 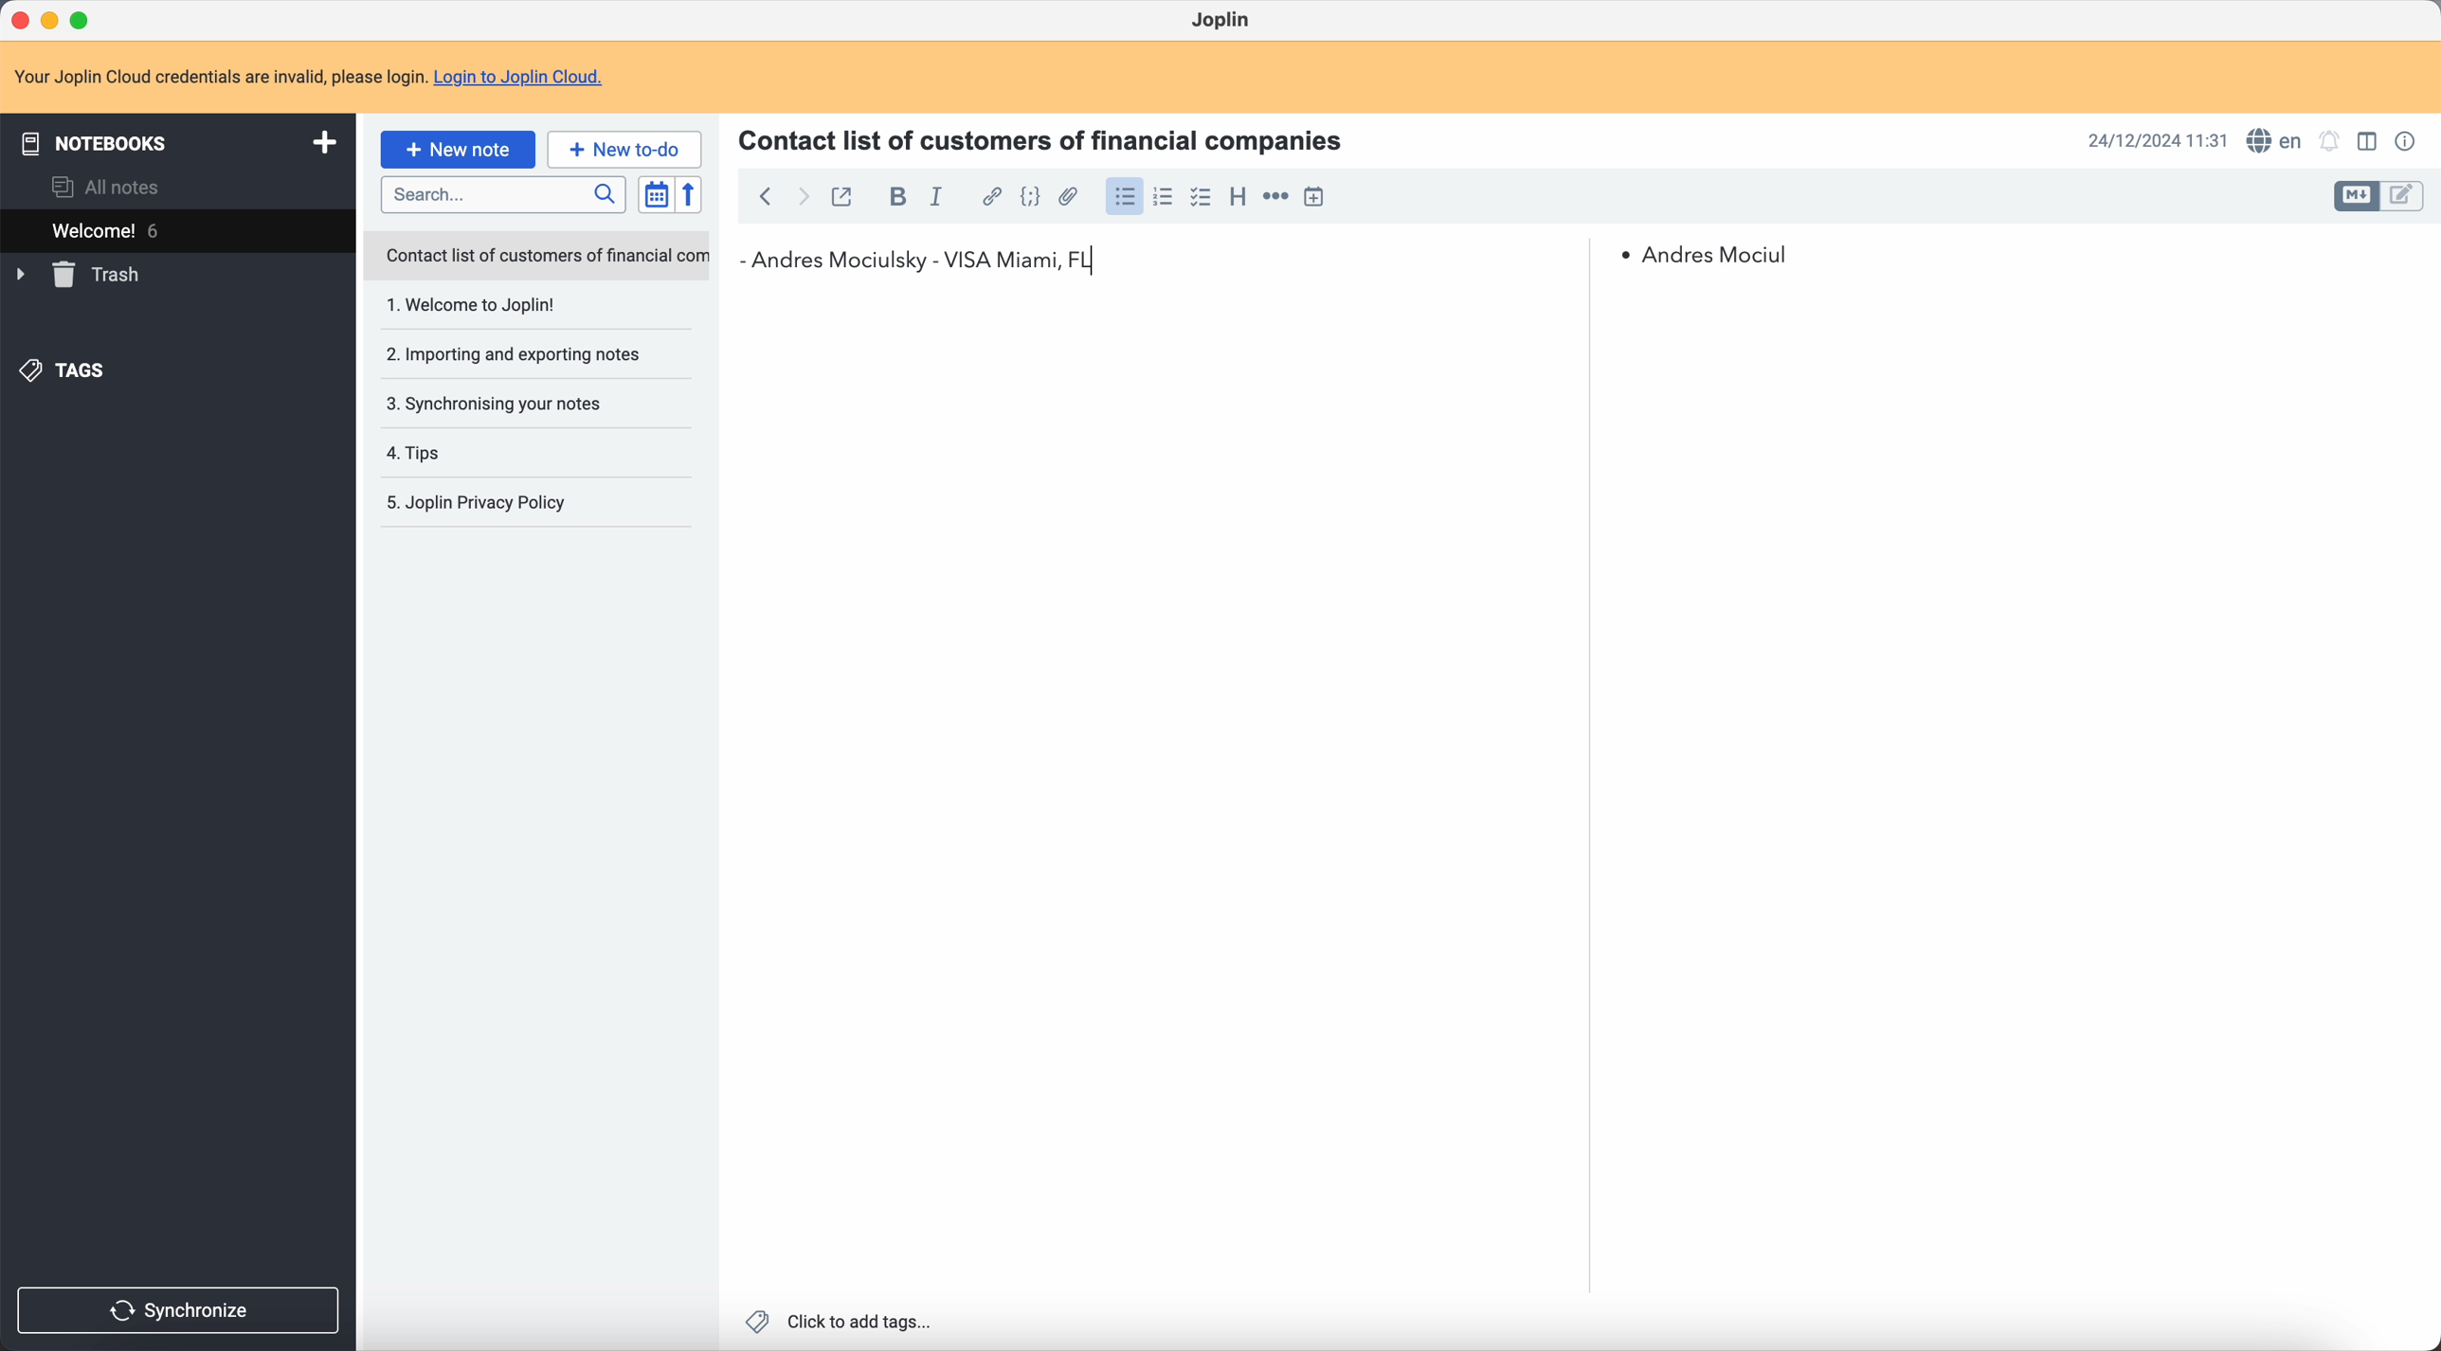 What do you see at coordinates (1708, 254) in the screenshot?
I see `first point` at bounding box center [1708, 254].